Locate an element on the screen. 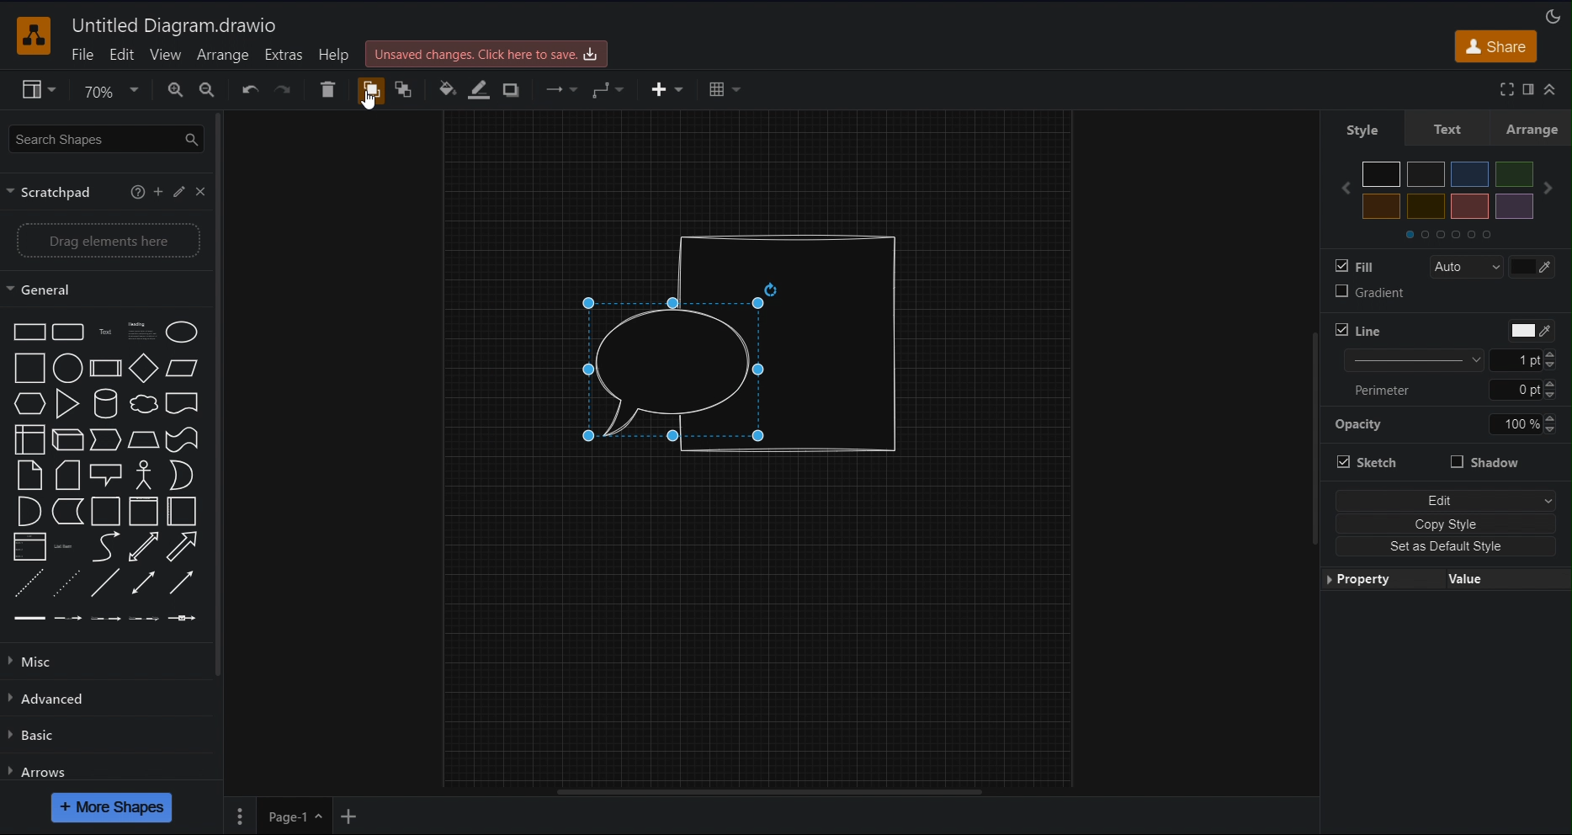 This screenshot has height=835, width=1572. Increase/Decrease line thickness is located at coordinates (1550, 423).